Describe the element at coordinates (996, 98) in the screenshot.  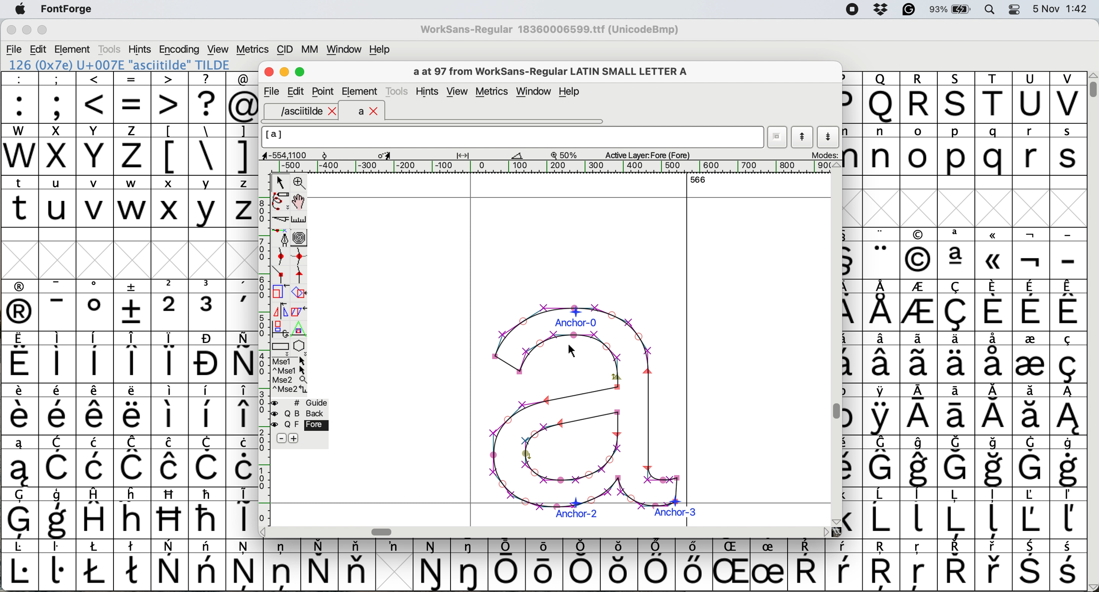
I see `T` at that location.